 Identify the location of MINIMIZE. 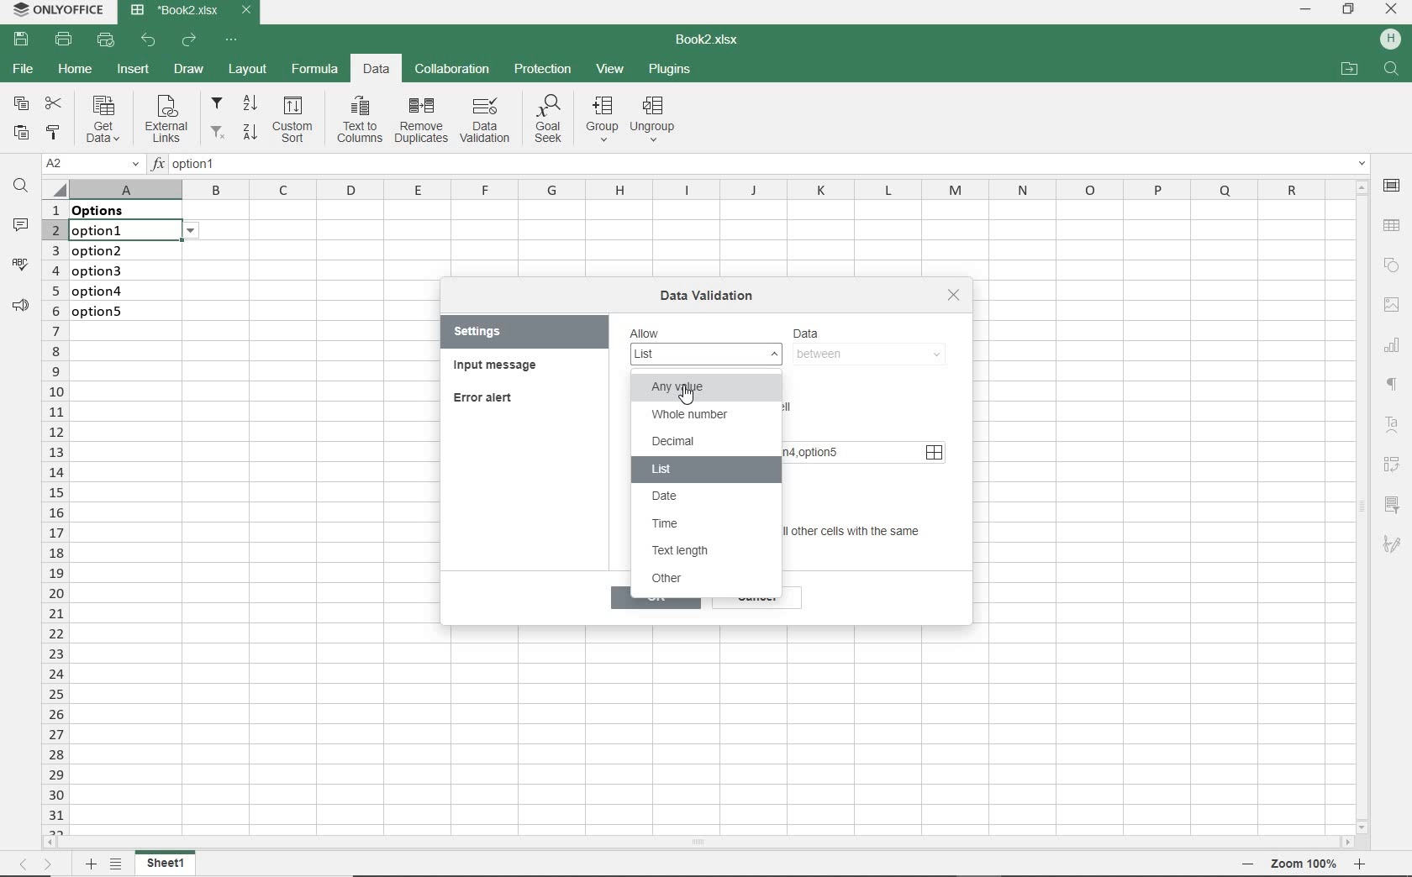
(1305, 9).